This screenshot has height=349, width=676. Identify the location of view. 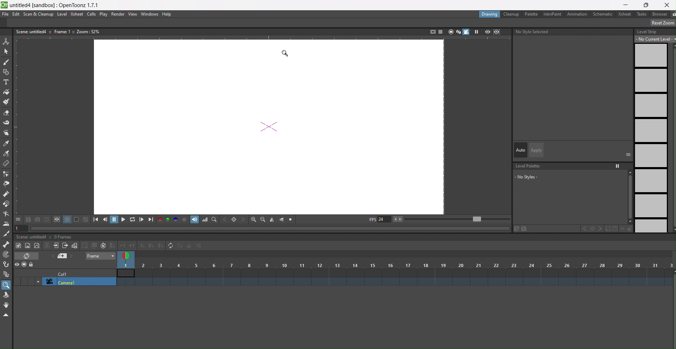
(132, 14).